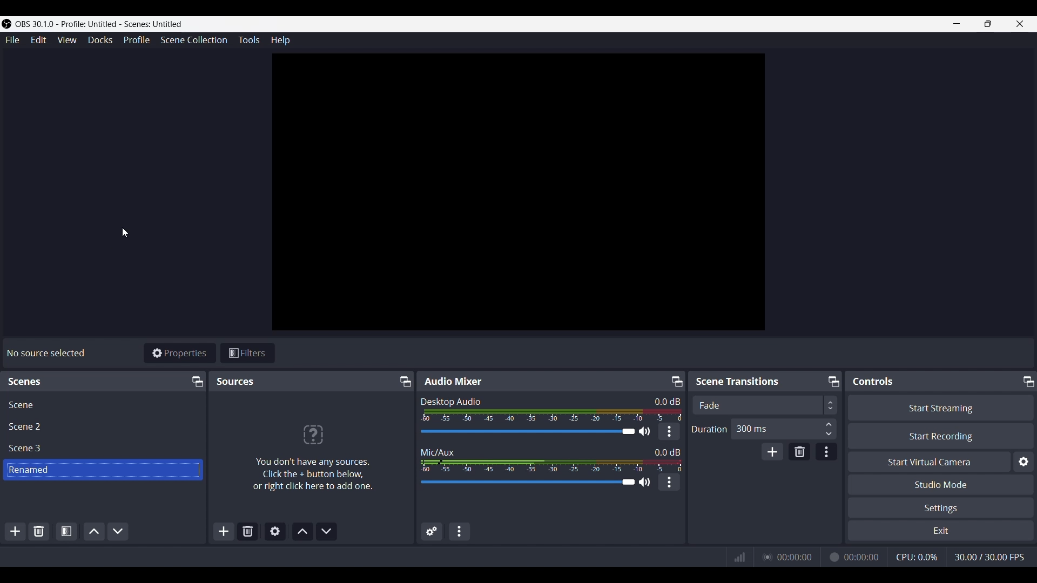  I want to click on Desktop Audio, so click(451, 402).